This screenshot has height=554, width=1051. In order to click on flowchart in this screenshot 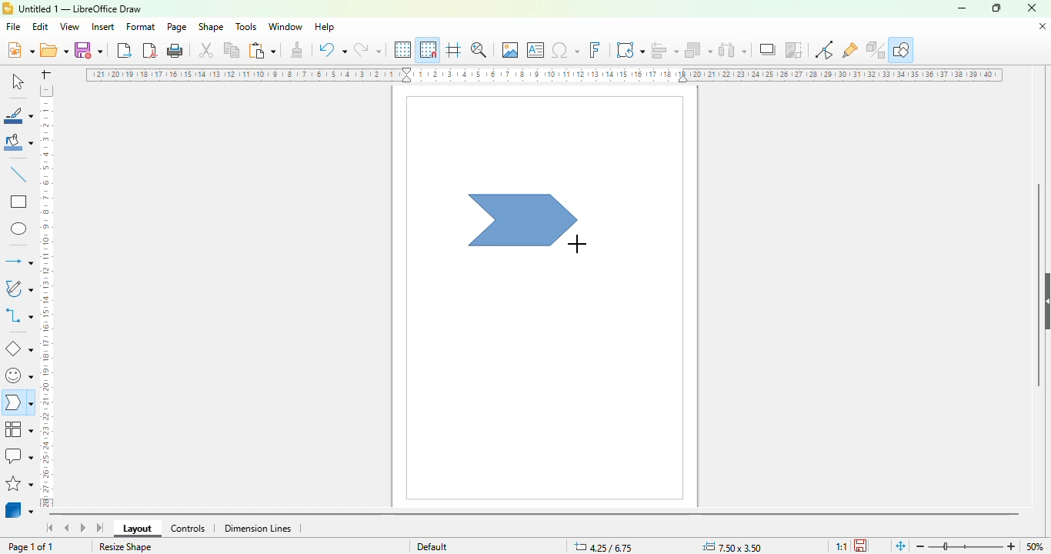, I will do `click(19, 429)`.